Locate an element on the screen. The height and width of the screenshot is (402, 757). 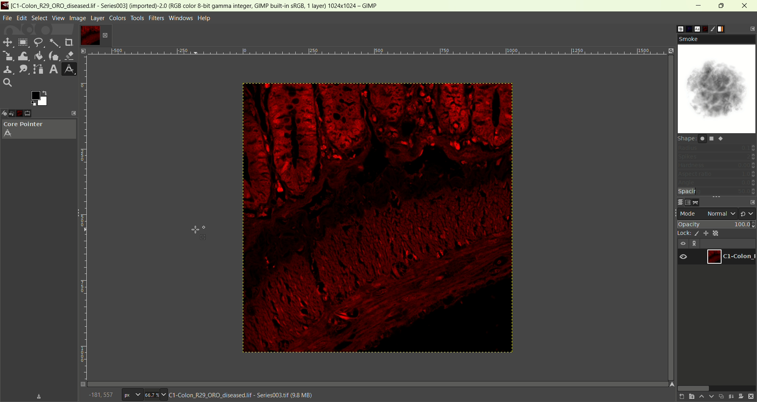
coordinates is located at coordinates (101, 394).